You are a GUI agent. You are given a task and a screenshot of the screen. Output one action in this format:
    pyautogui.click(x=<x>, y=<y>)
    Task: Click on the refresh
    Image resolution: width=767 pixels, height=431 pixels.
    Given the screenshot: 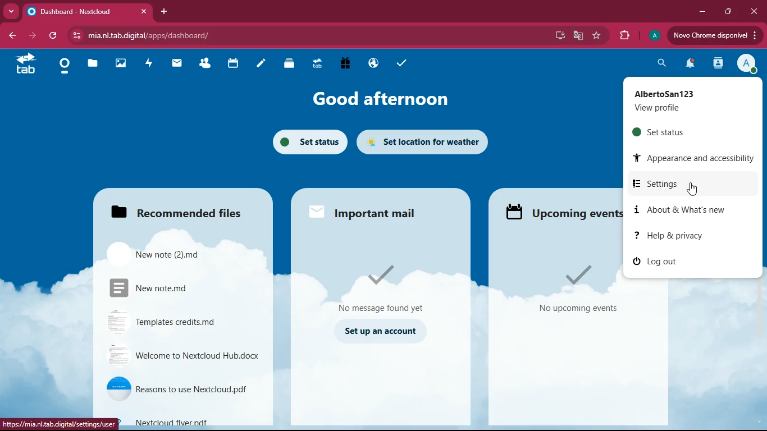 What is the action you would take?
    pyautogui.click(x=53, y=36)
    